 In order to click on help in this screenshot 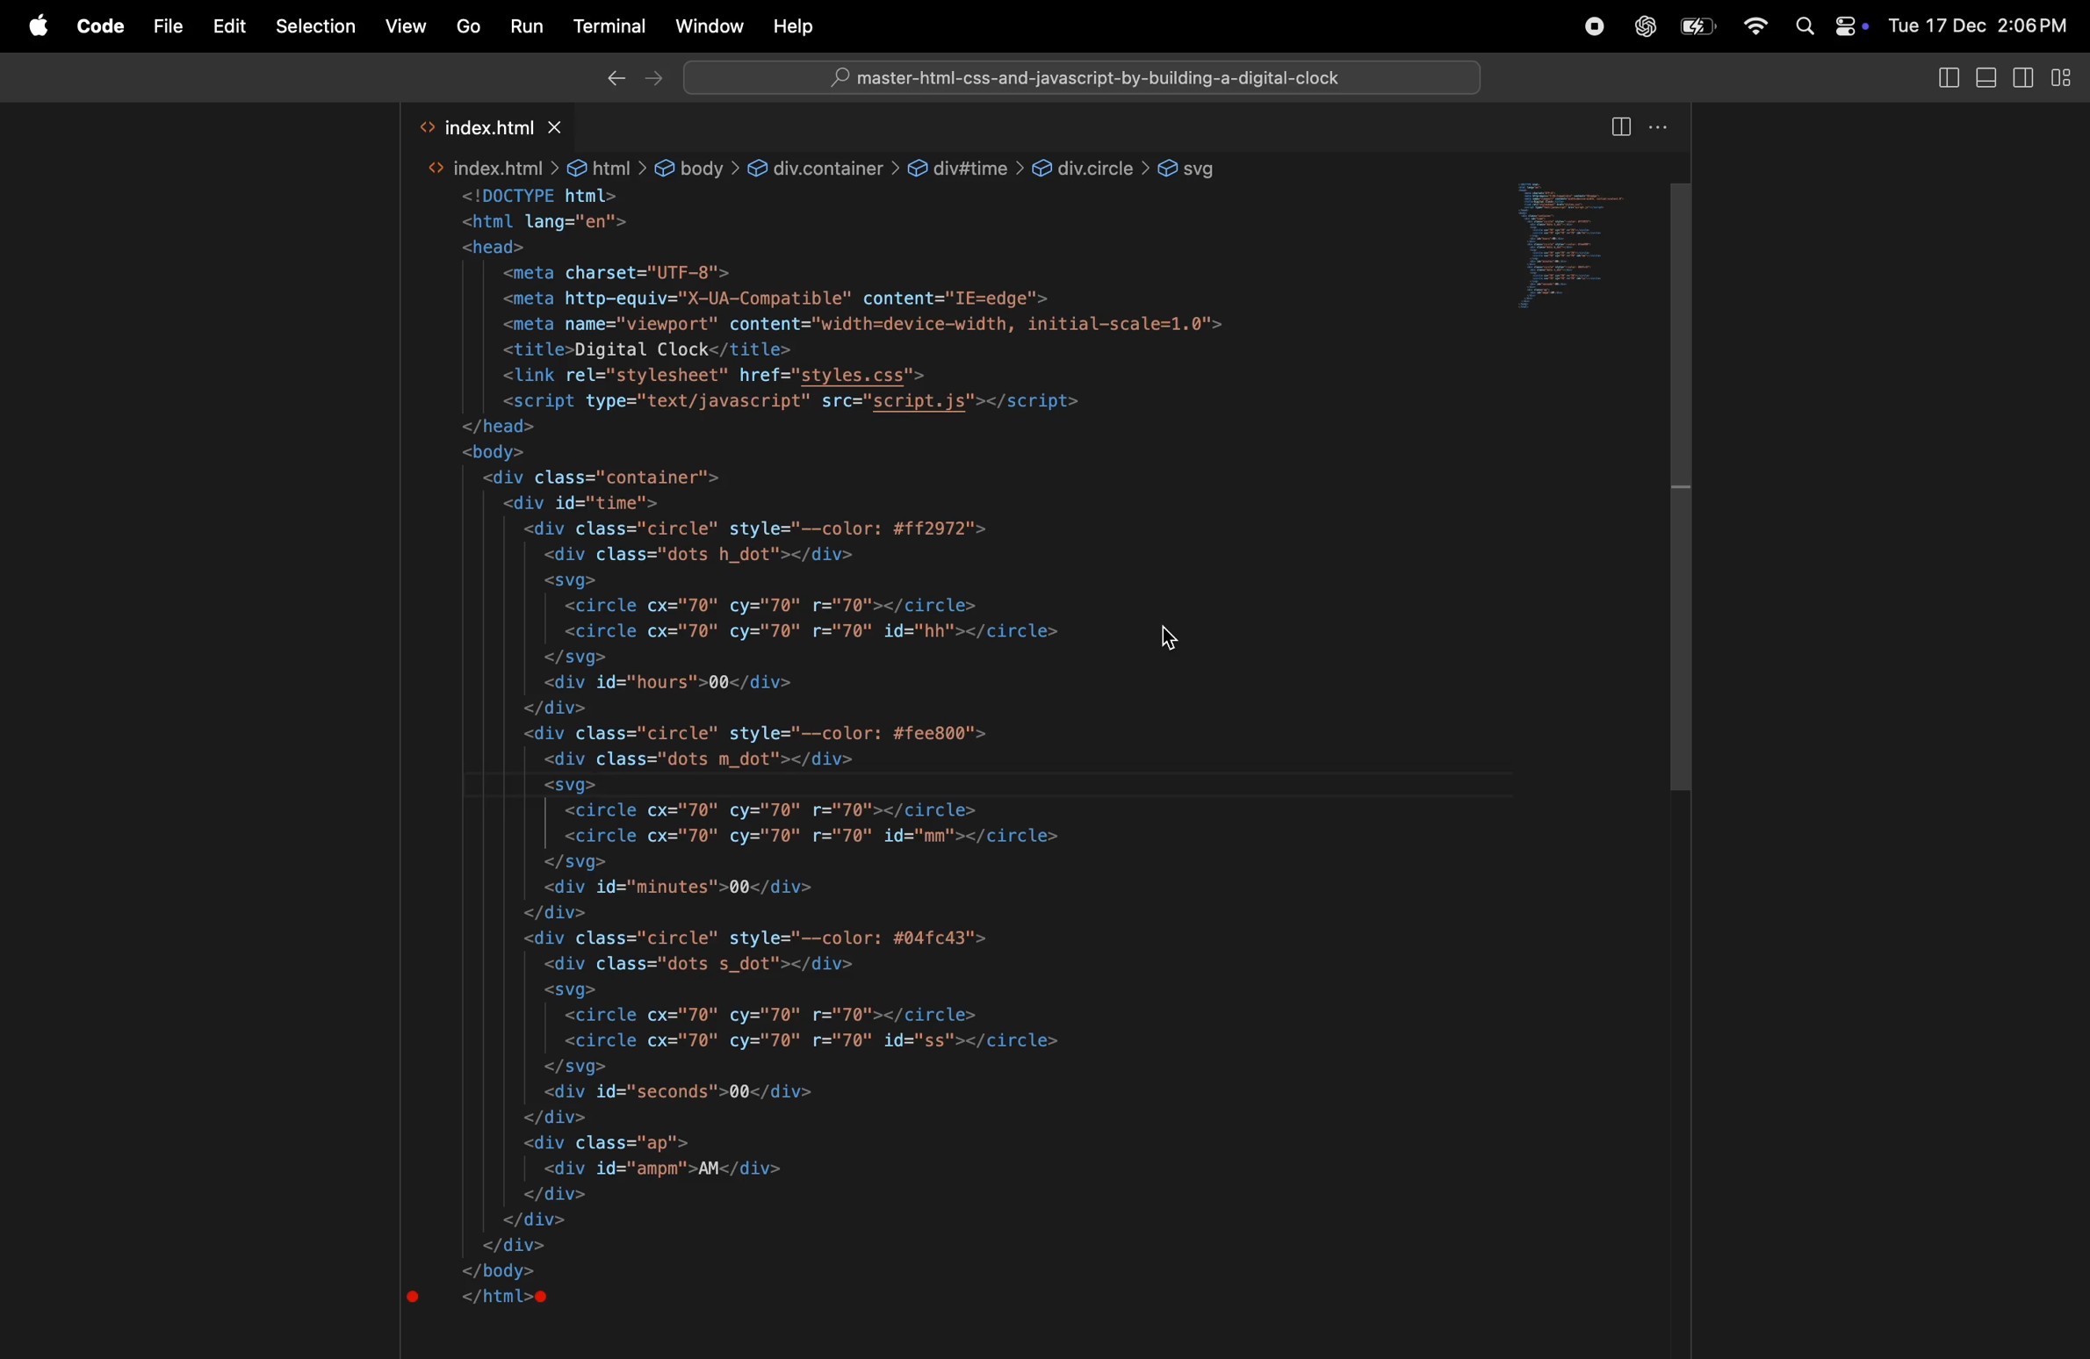, I will do `click(796, 25)`.